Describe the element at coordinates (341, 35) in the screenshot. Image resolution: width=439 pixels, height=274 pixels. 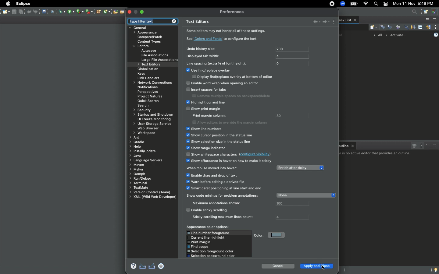
I see `Find` at that location.